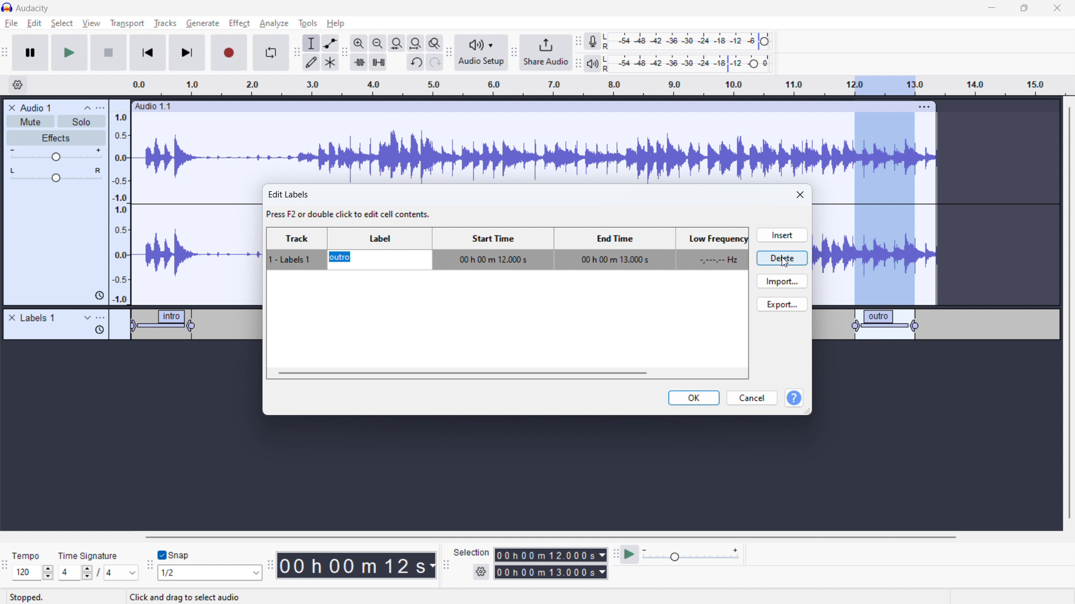  What do you see at coordinates (534, 149) in the screenshot?
I see `audio wave` at bounding box center [534, 149].